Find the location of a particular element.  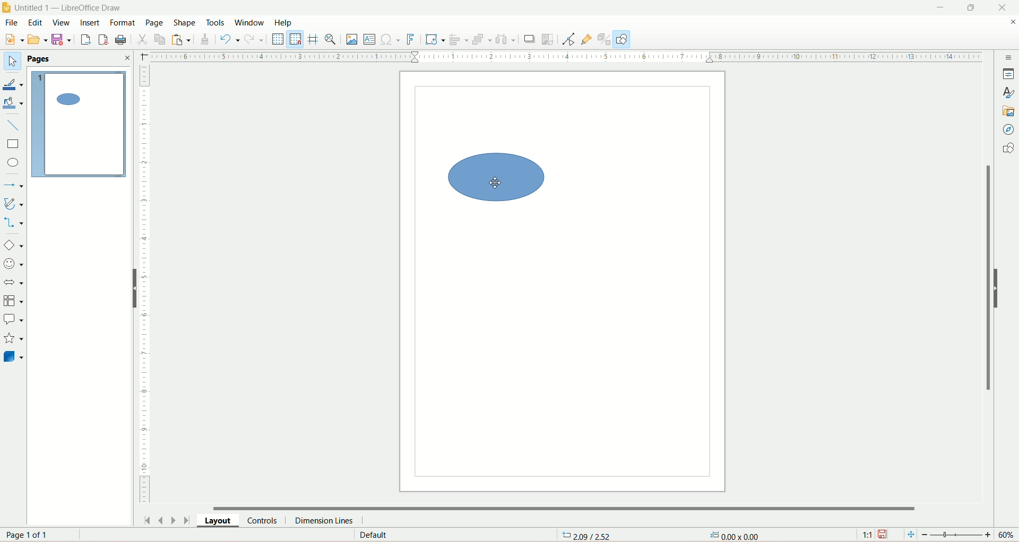

format is located at coordinates (125, 23).